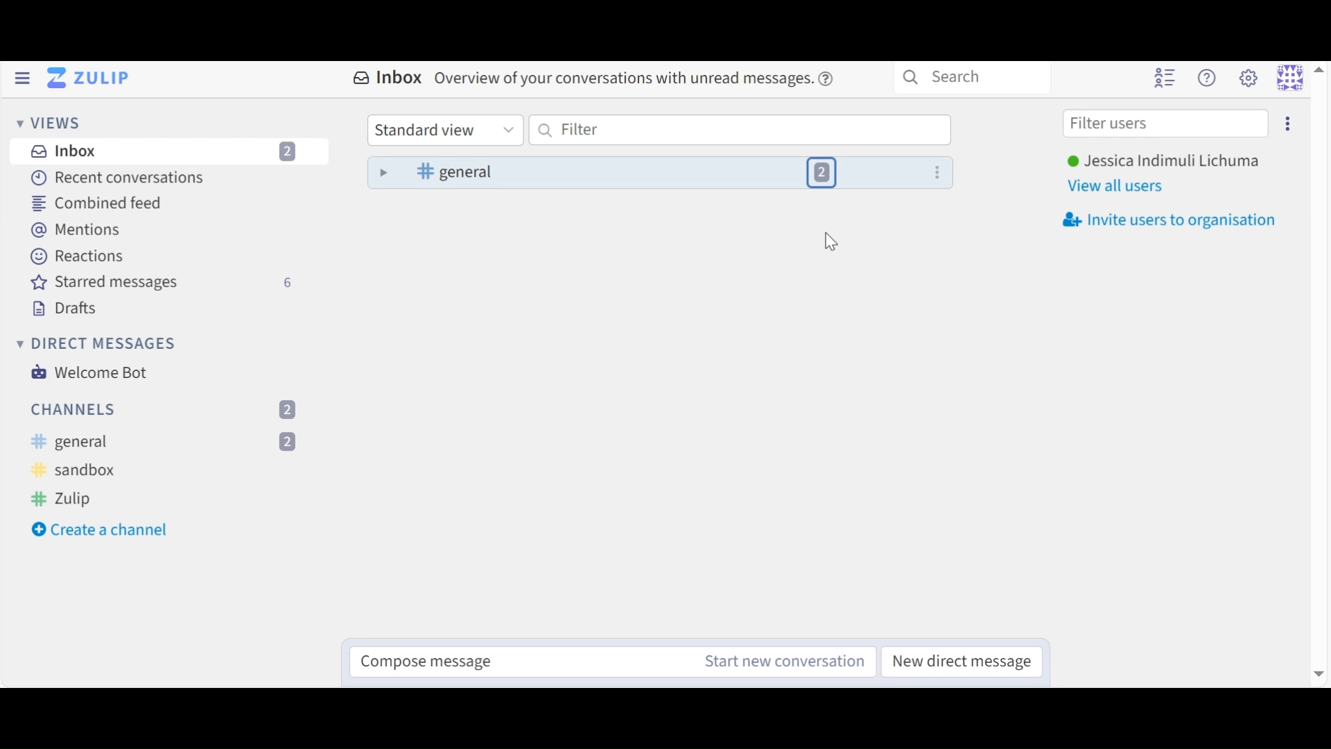 This screenshot has width=1331, height=749. Describe the element at coordinates (170, 408) in the screenshot. I see `Channes` at that location.